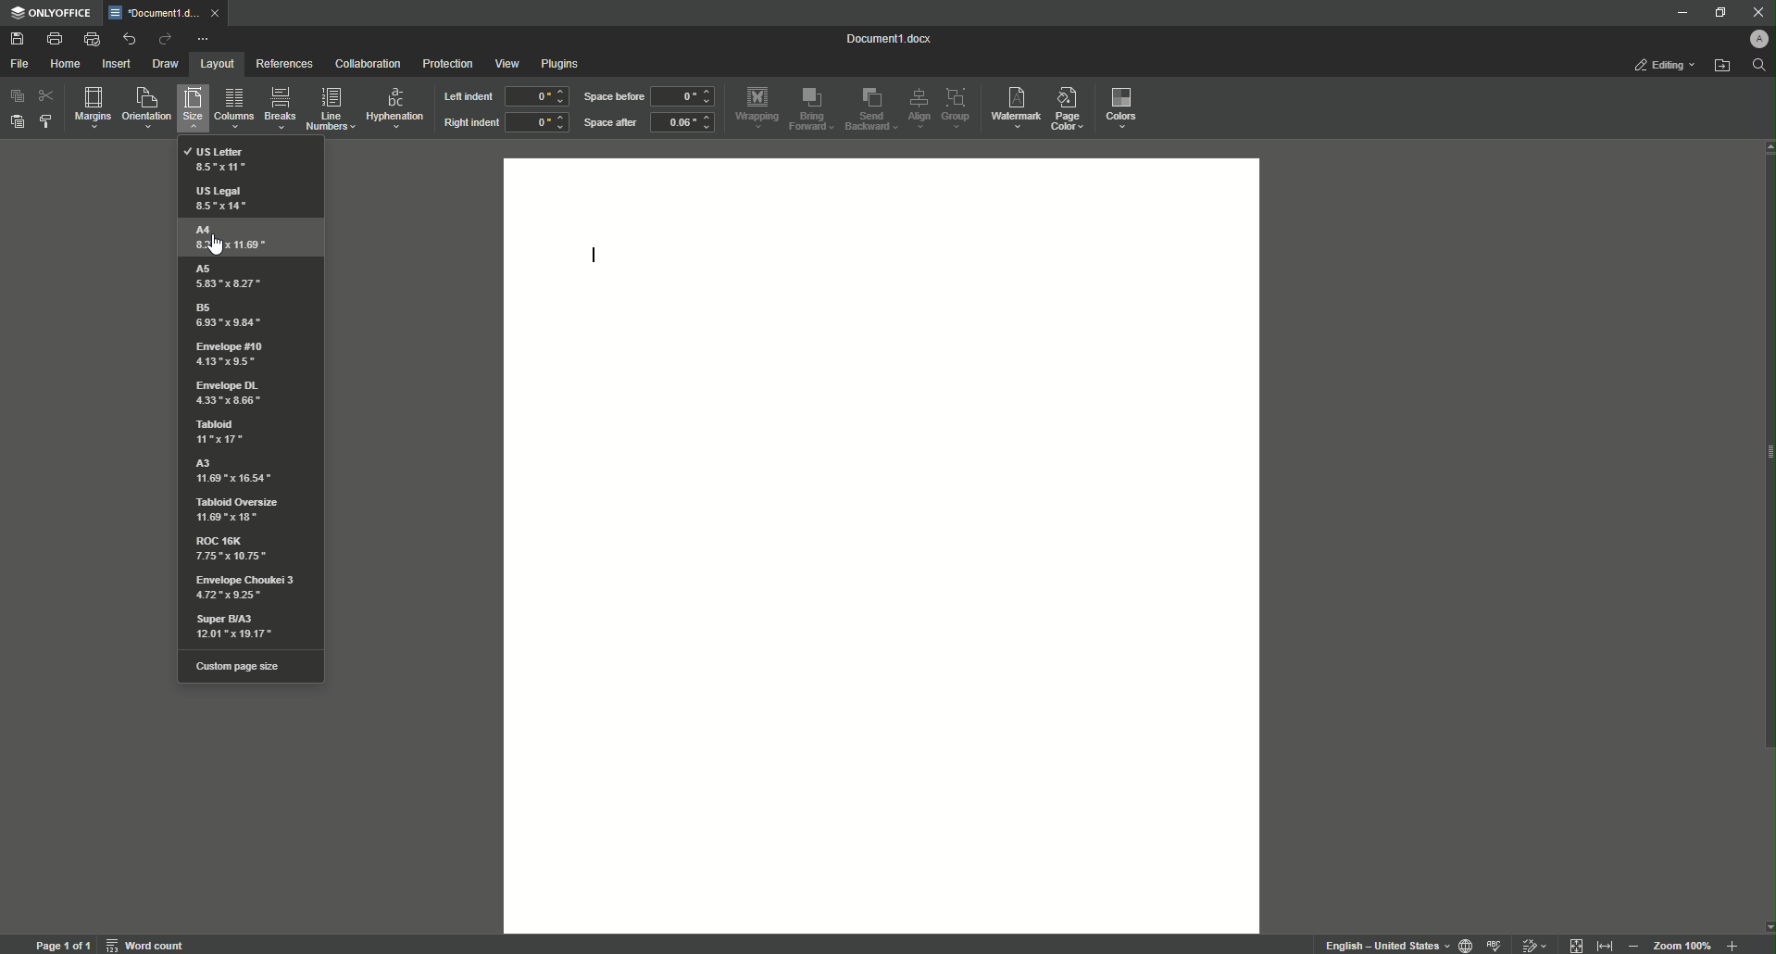 The image size is (1776, 954). I want to click on B5, so click(231, 314).